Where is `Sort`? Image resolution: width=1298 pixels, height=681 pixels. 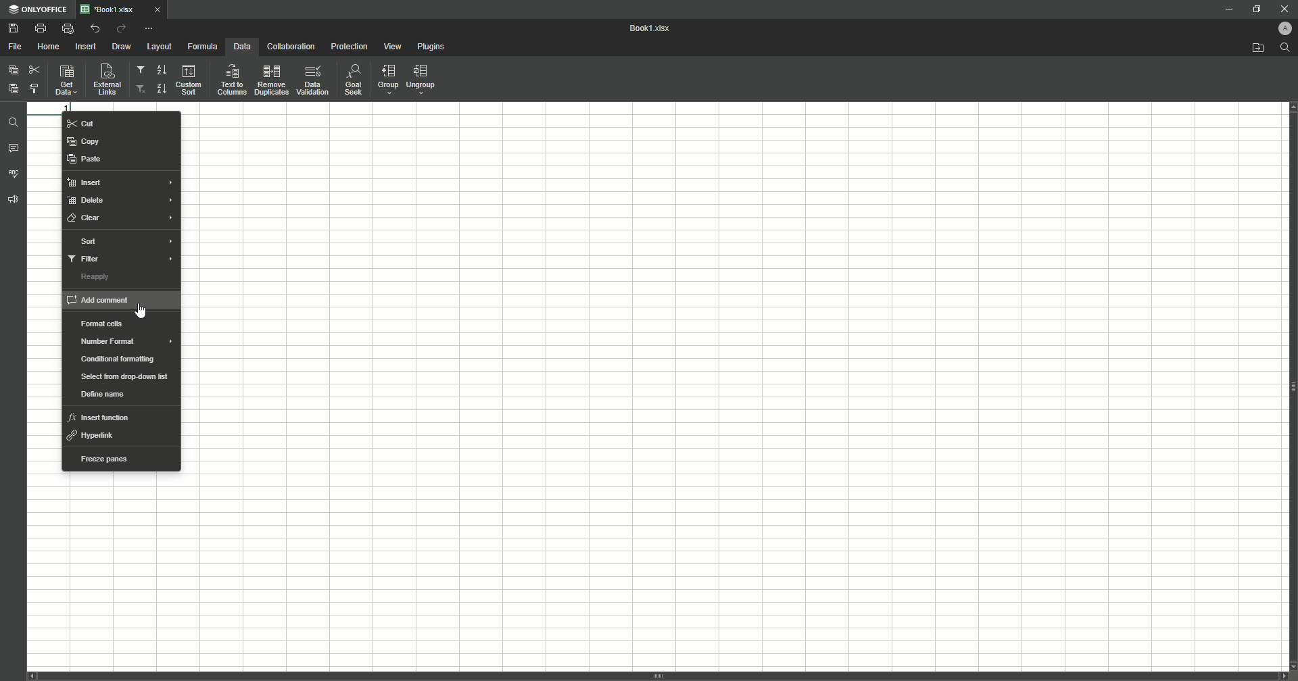 Sort is located at coordinates (85, 241).